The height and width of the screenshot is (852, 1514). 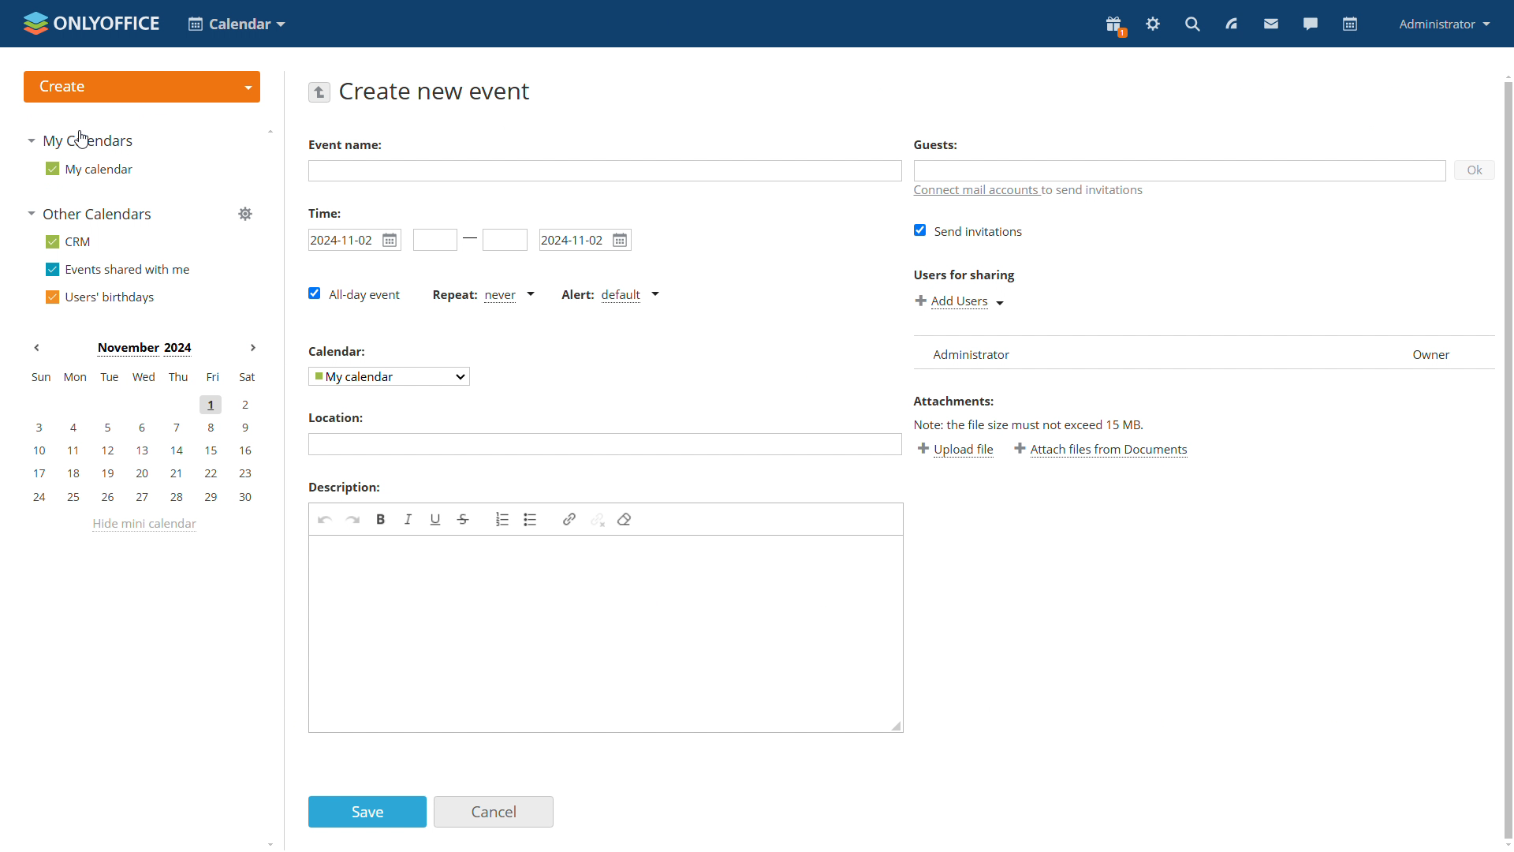 I want to click on settings, so click(x=1153, y=25).